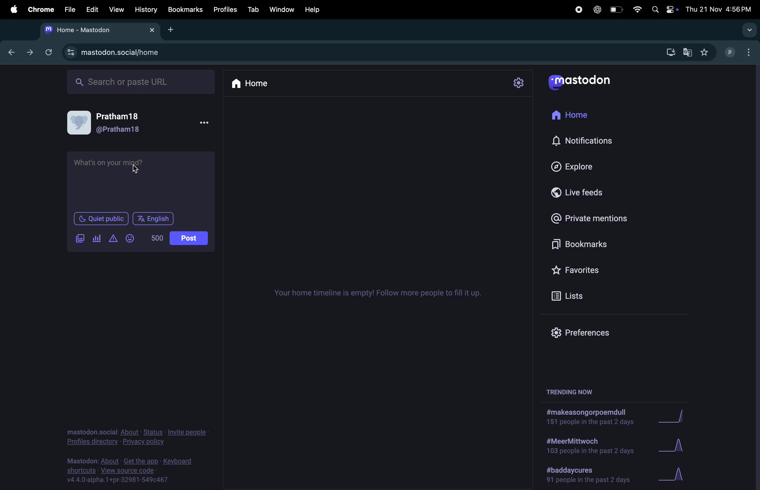  Describe the element at coordinates (582, 246) in the screenshot. I see `bookmarks` at that location.